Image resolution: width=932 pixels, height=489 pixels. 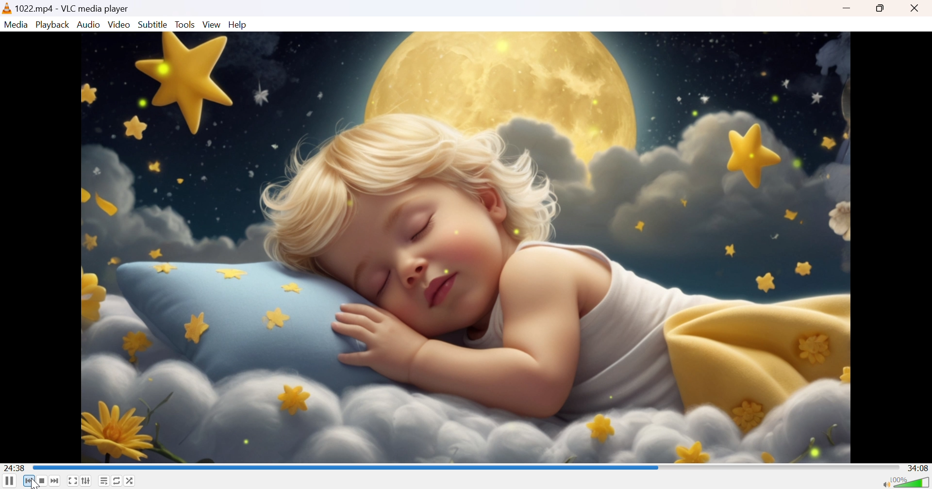 I want to click on Help, so click(x=238, y=25).